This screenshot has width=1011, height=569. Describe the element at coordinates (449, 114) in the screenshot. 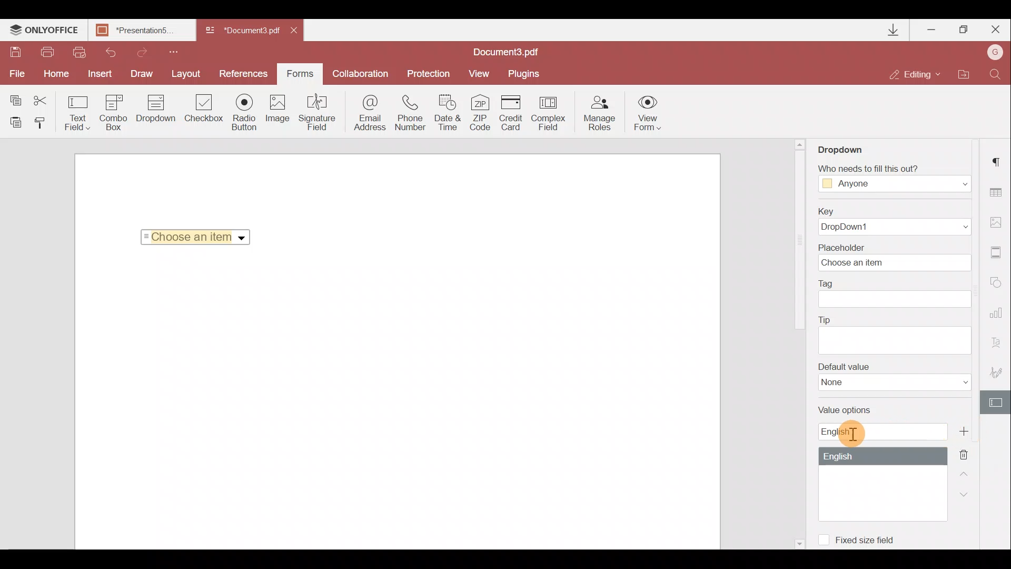

I see `Date & time` at that location.